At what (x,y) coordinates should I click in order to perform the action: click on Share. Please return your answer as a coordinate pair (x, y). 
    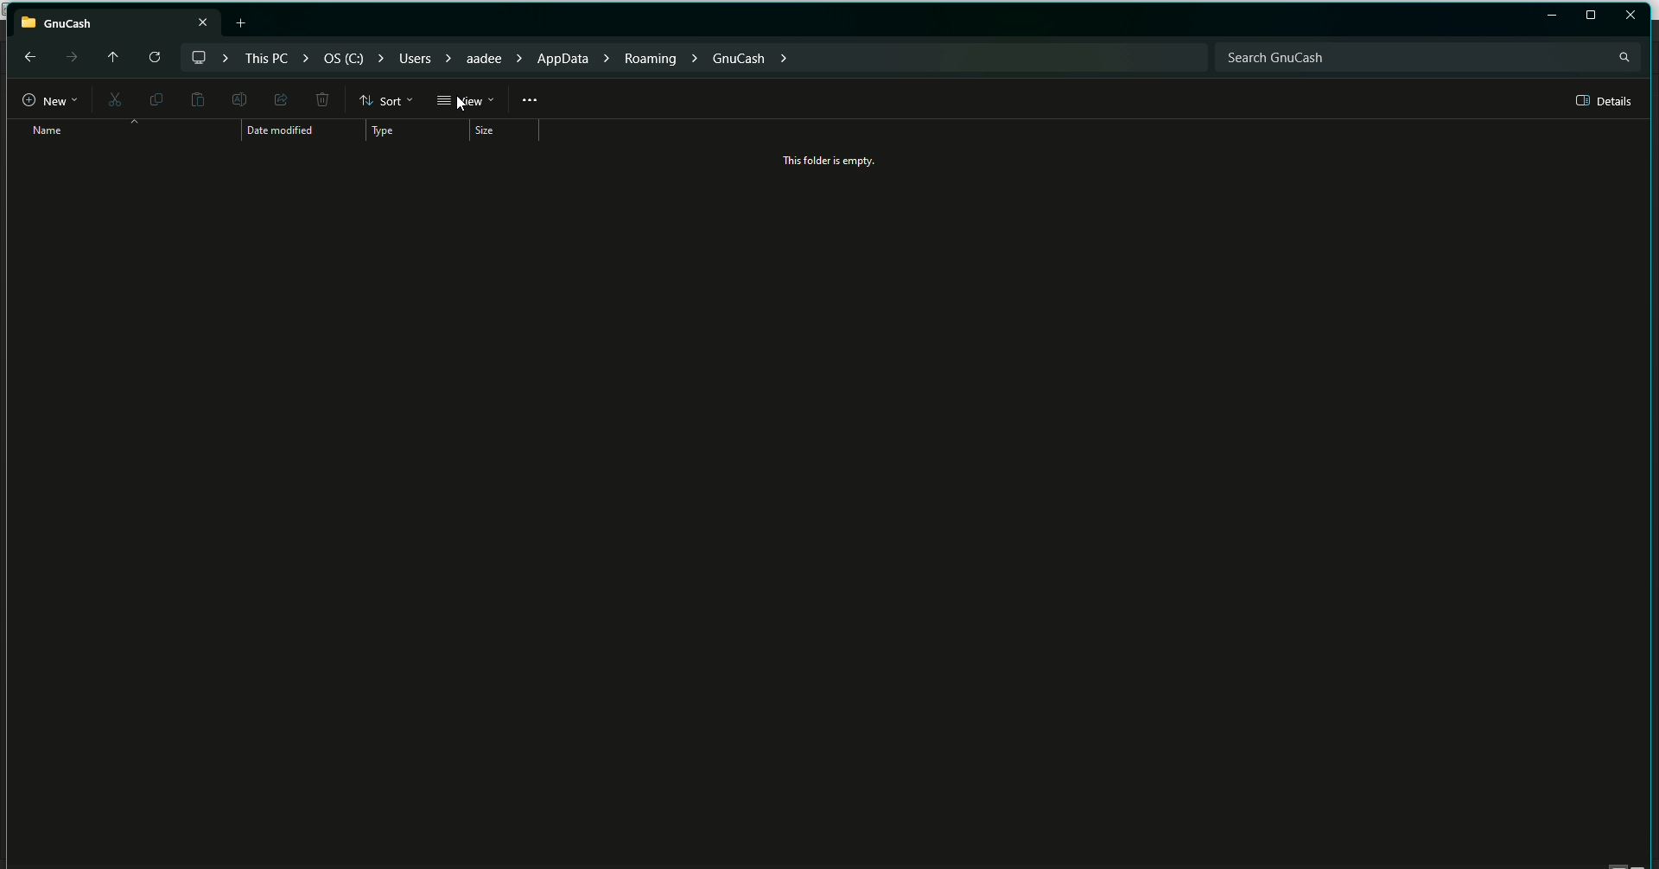
    Looking at the image, I should click on (278, 98).